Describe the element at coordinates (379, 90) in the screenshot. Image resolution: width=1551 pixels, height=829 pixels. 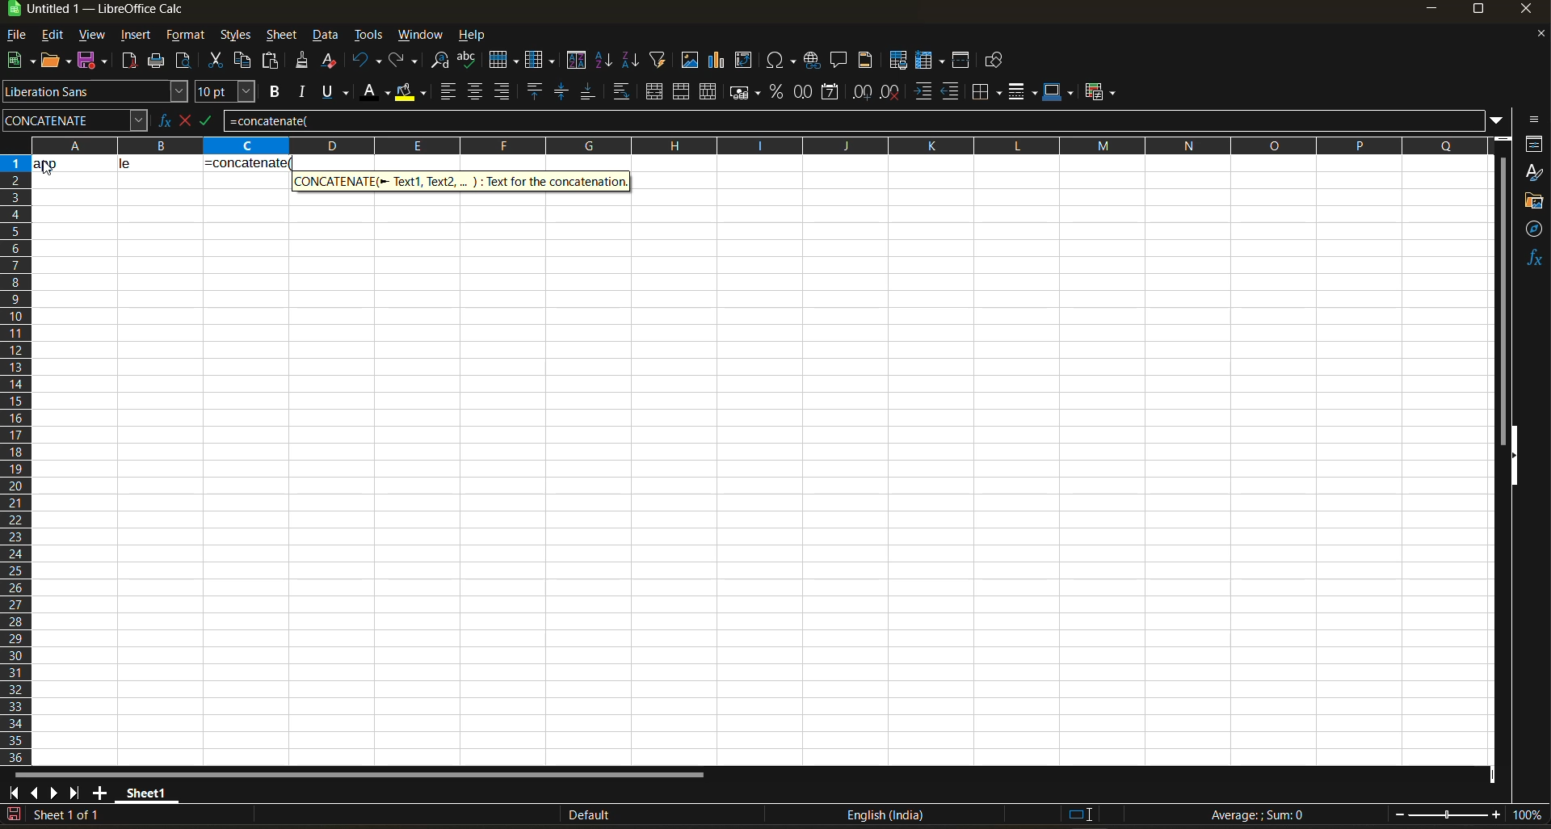
I see `font color` at that location.